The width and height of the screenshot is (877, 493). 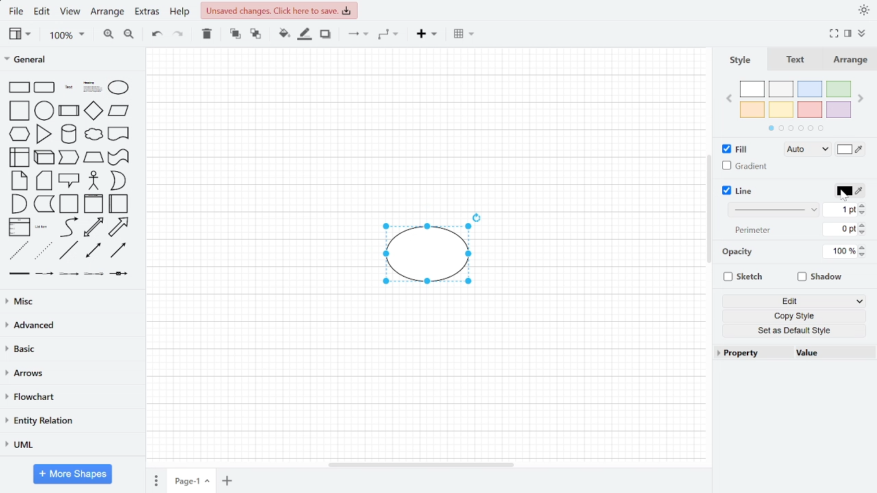 I want to click on rotate diagram, so click(x=478, y=218).